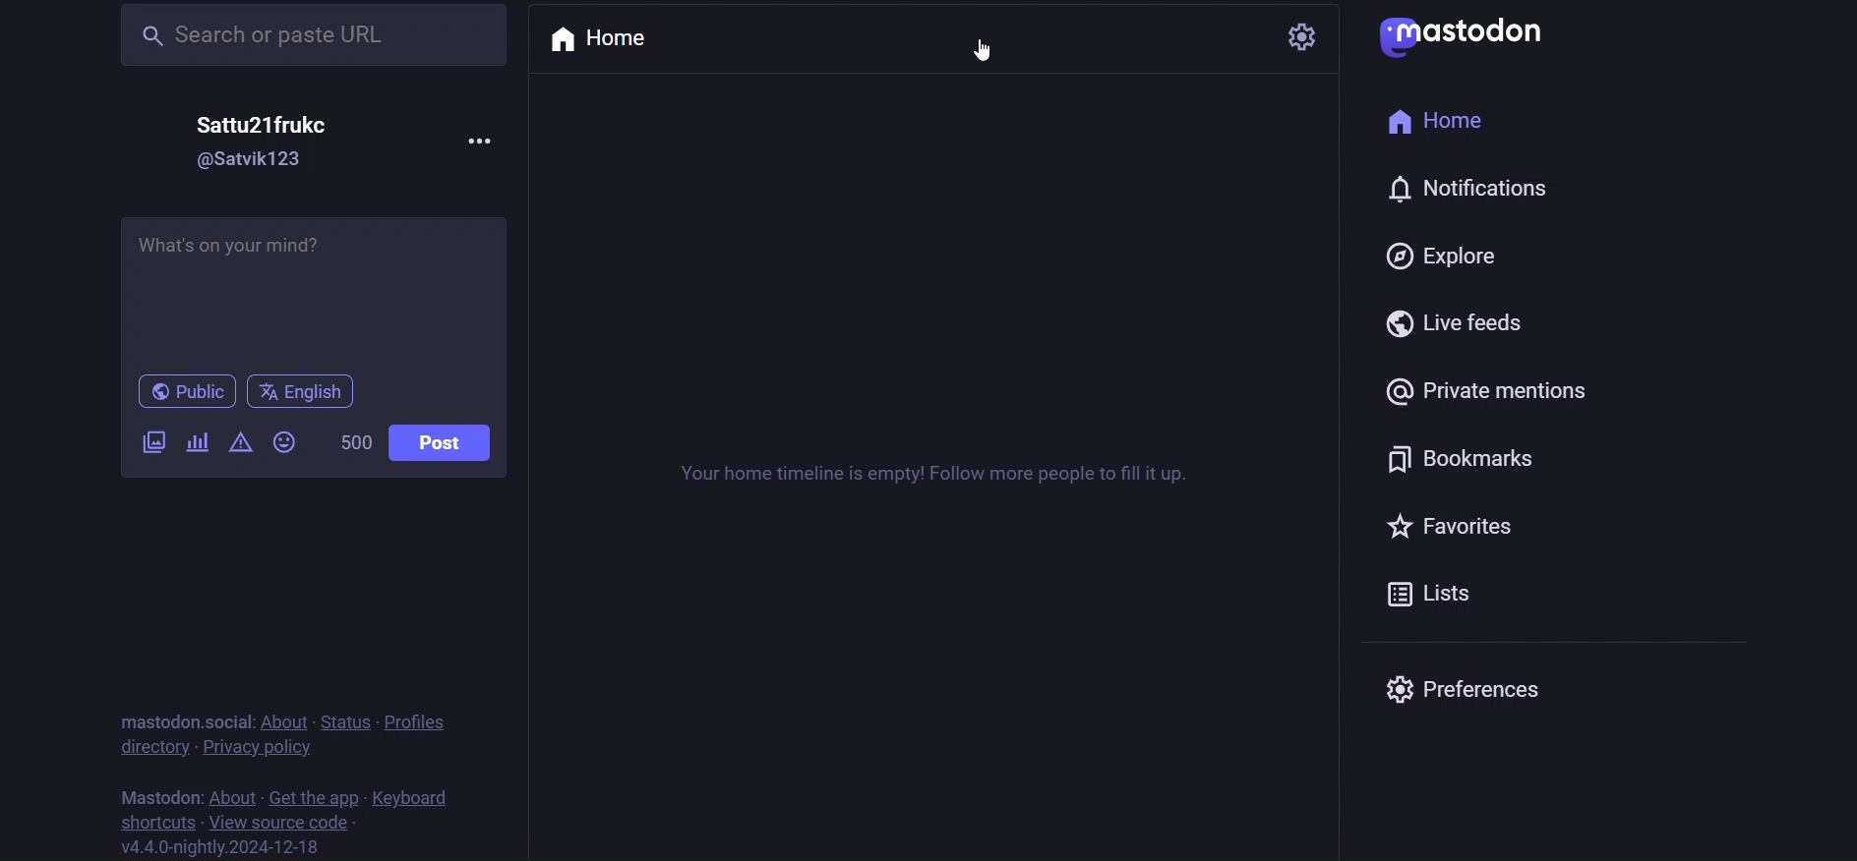 The image size is (1857, 861). Describe the element at coordinates (288, 718) in the screenshot. I see `about` at that location.